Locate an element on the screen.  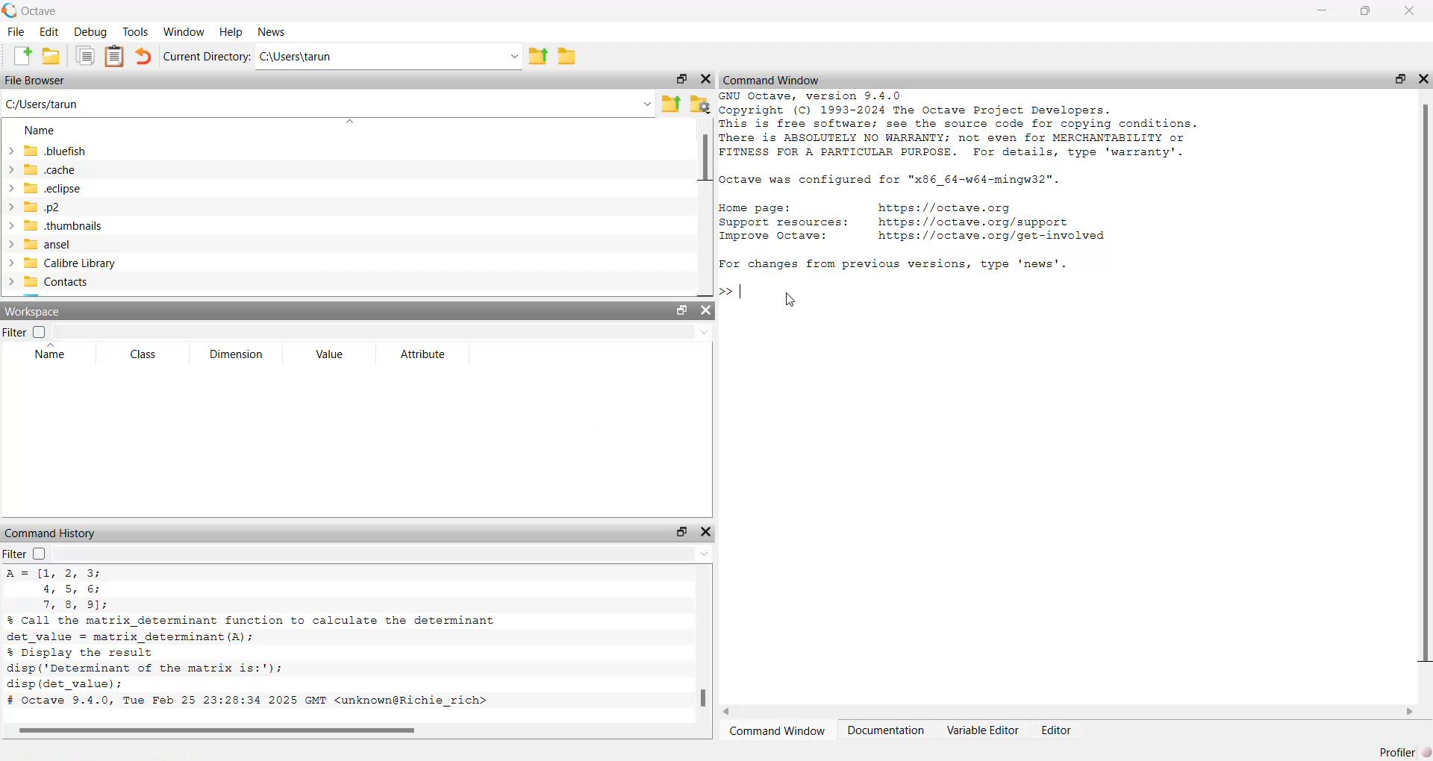
command window is located at coordinates (773, 81).